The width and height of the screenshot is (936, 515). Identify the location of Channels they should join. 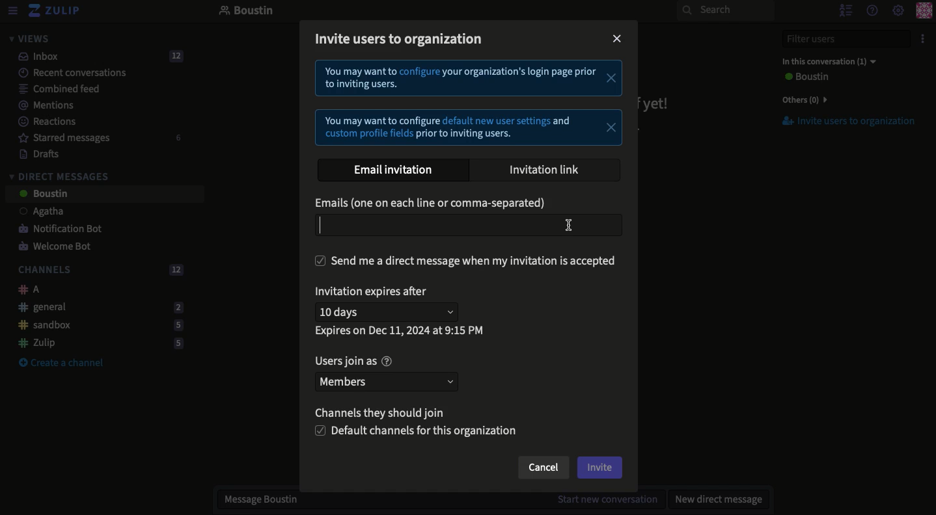
(387, 415).